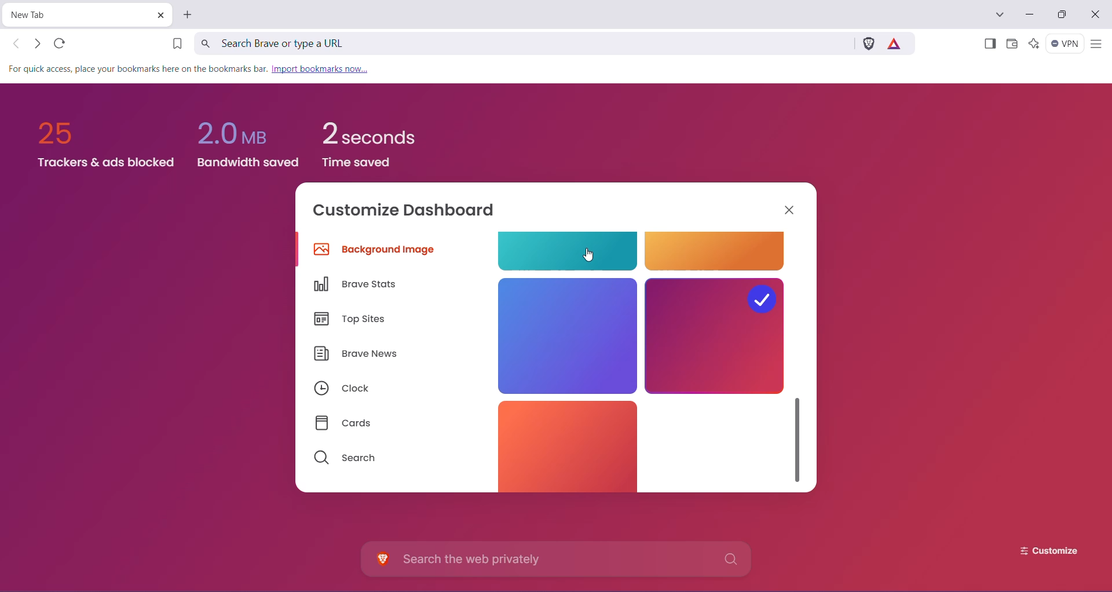 This screenshot has height=592, width=1112. What do you see at coordinates (348, 423) in the screenshot?
I see `Cards` at bounding box center [348, 423].